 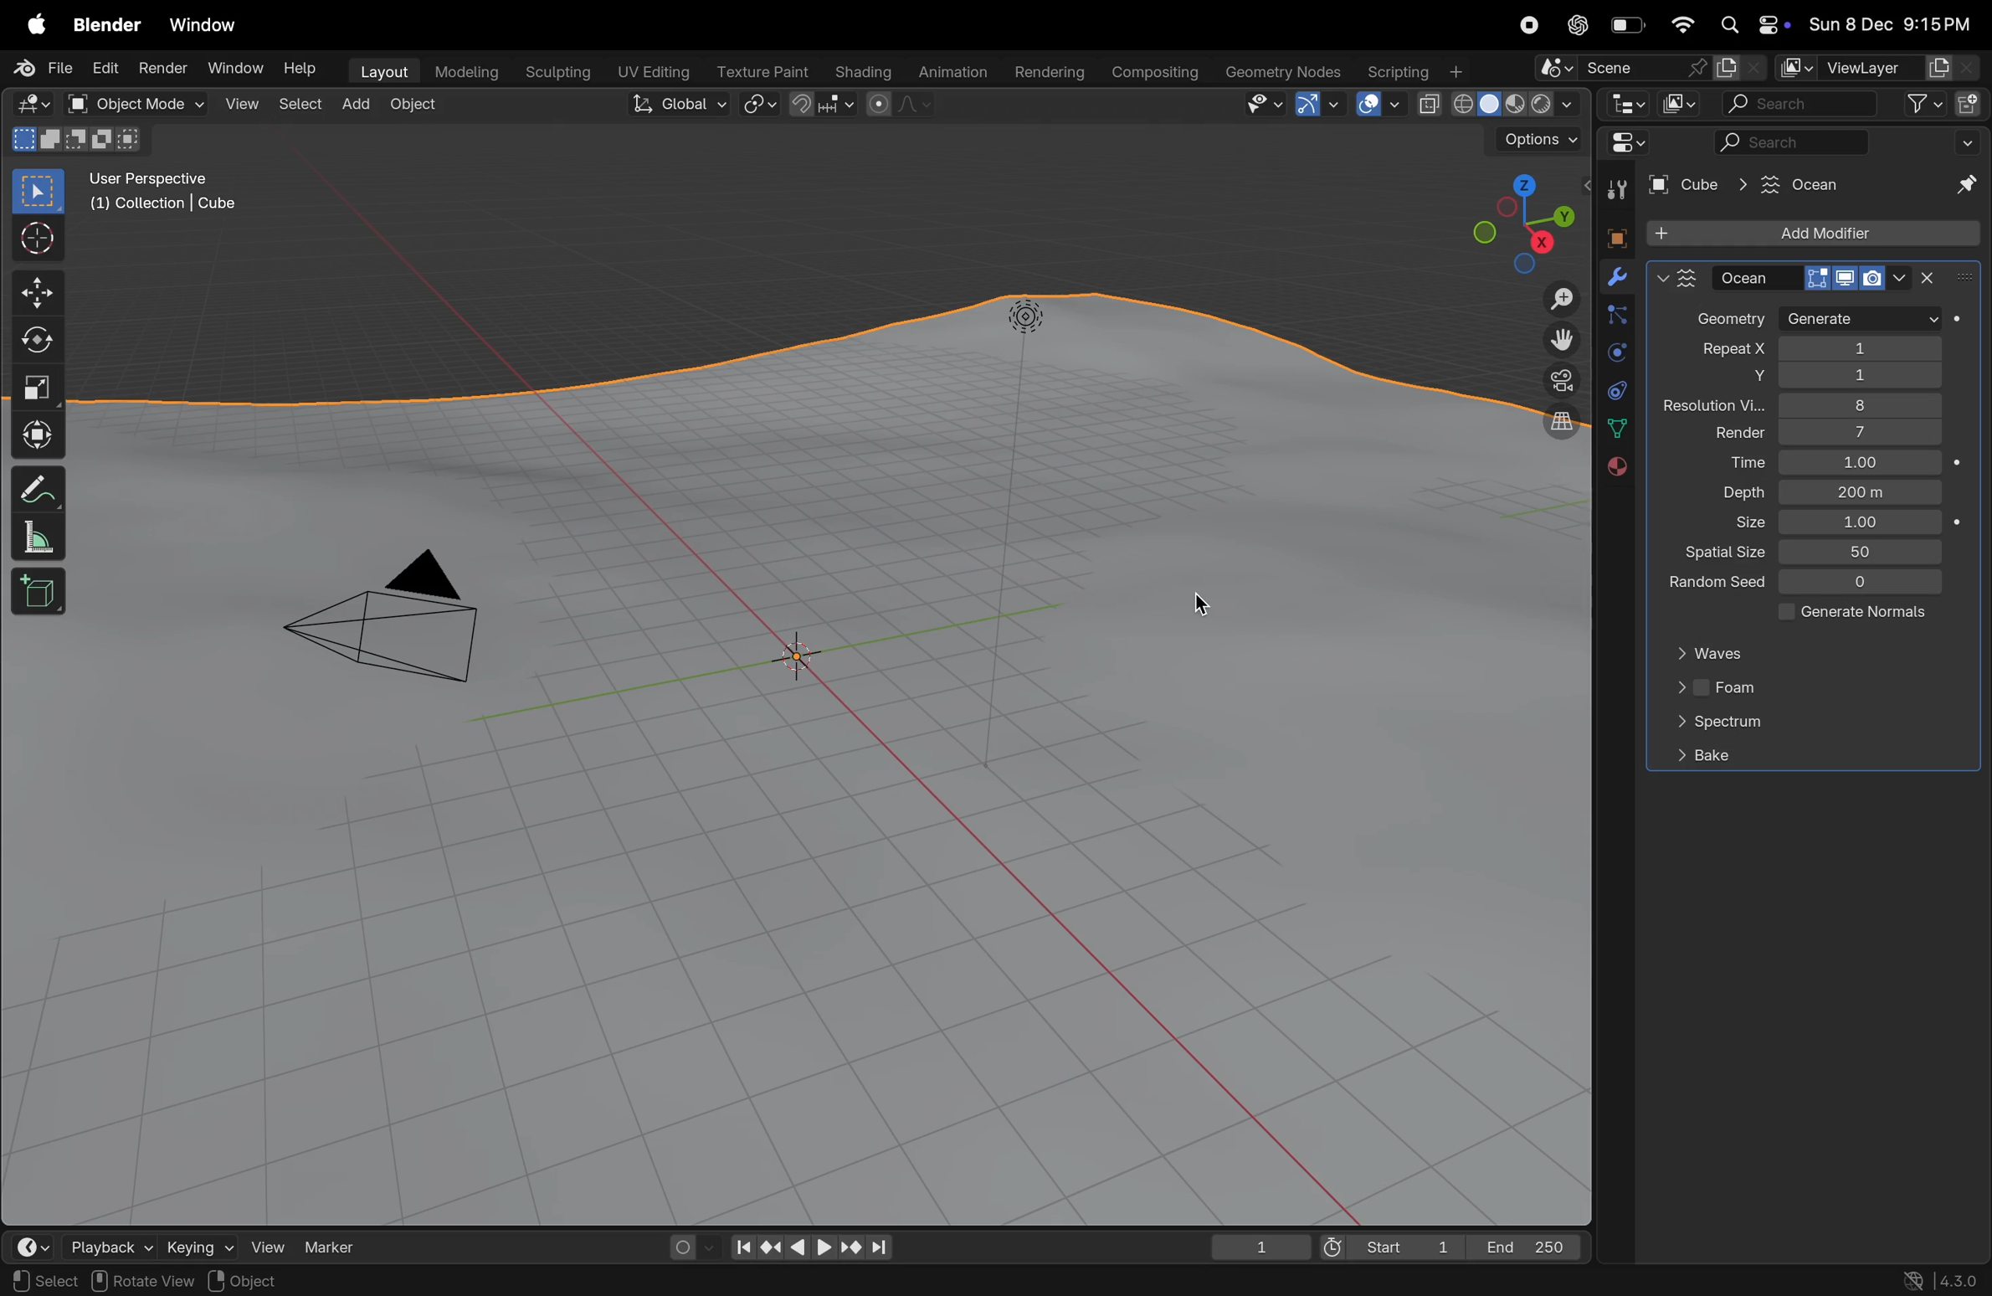 What do you see at coordinates (1613, 191) in the screenshot?
I see `tool` at bounding box center [1613, 191].